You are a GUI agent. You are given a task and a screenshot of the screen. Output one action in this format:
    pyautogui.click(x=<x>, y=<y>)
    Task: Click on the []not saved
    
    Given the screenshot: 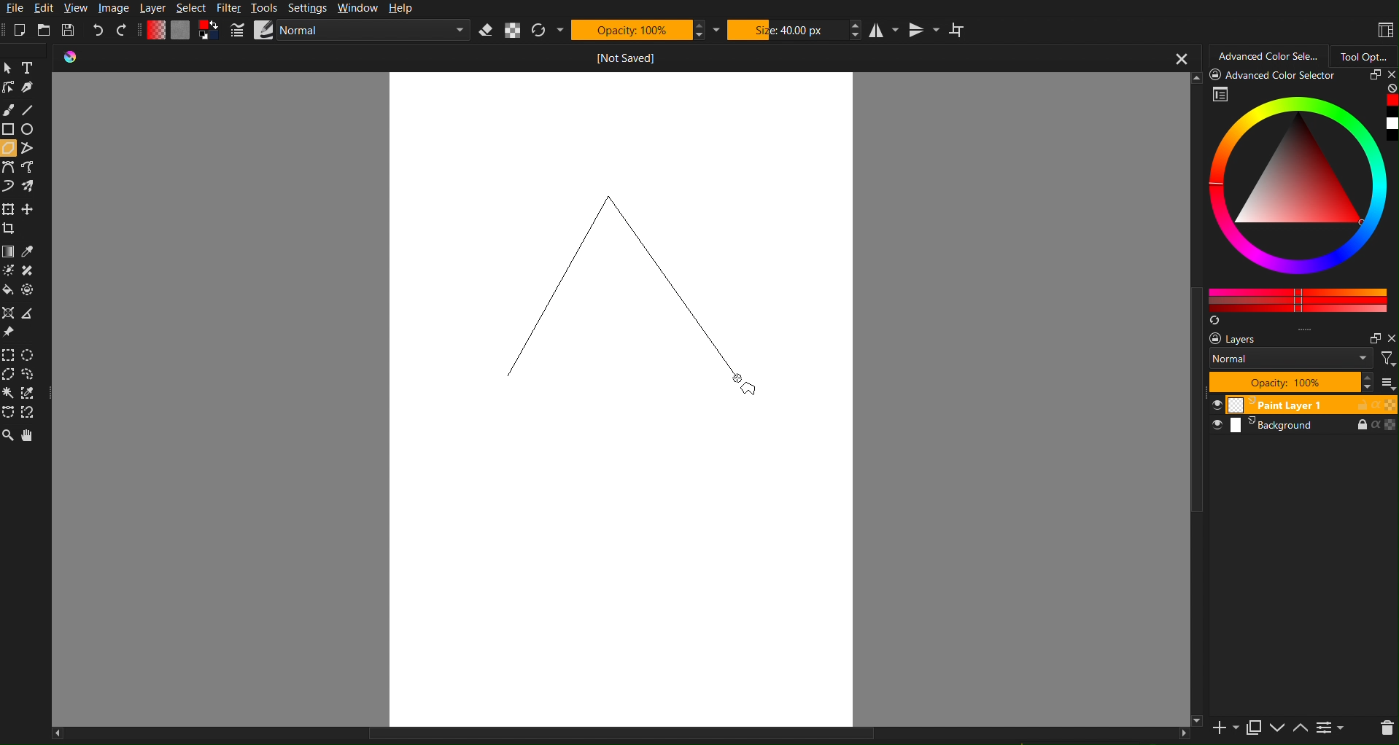 What is the action you would take?
    pyautogui.click(x=632, y=57)
    